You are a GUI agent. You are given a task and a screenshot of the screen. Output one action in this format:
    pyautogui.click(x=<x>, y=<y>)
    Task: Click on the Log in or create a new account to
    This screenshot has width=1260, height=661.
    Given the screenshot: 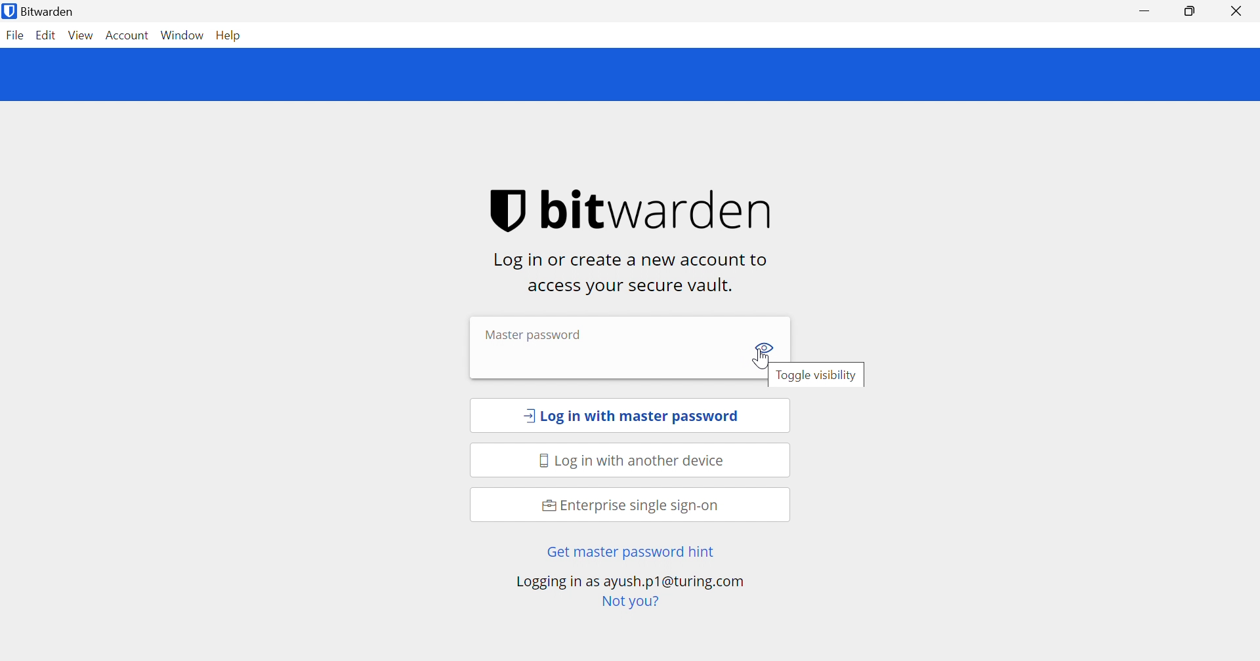 What is the action you would take?
    pyautogui.click(x=635, y=260)
    